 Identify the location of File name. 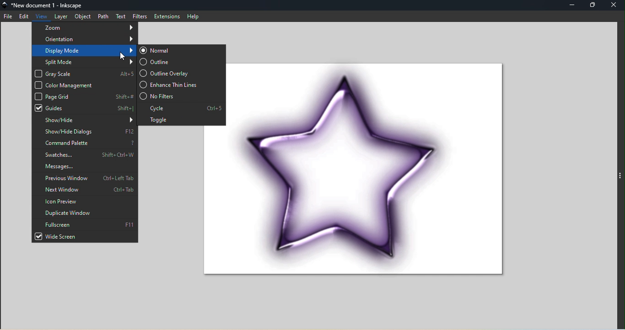
(51, 5).